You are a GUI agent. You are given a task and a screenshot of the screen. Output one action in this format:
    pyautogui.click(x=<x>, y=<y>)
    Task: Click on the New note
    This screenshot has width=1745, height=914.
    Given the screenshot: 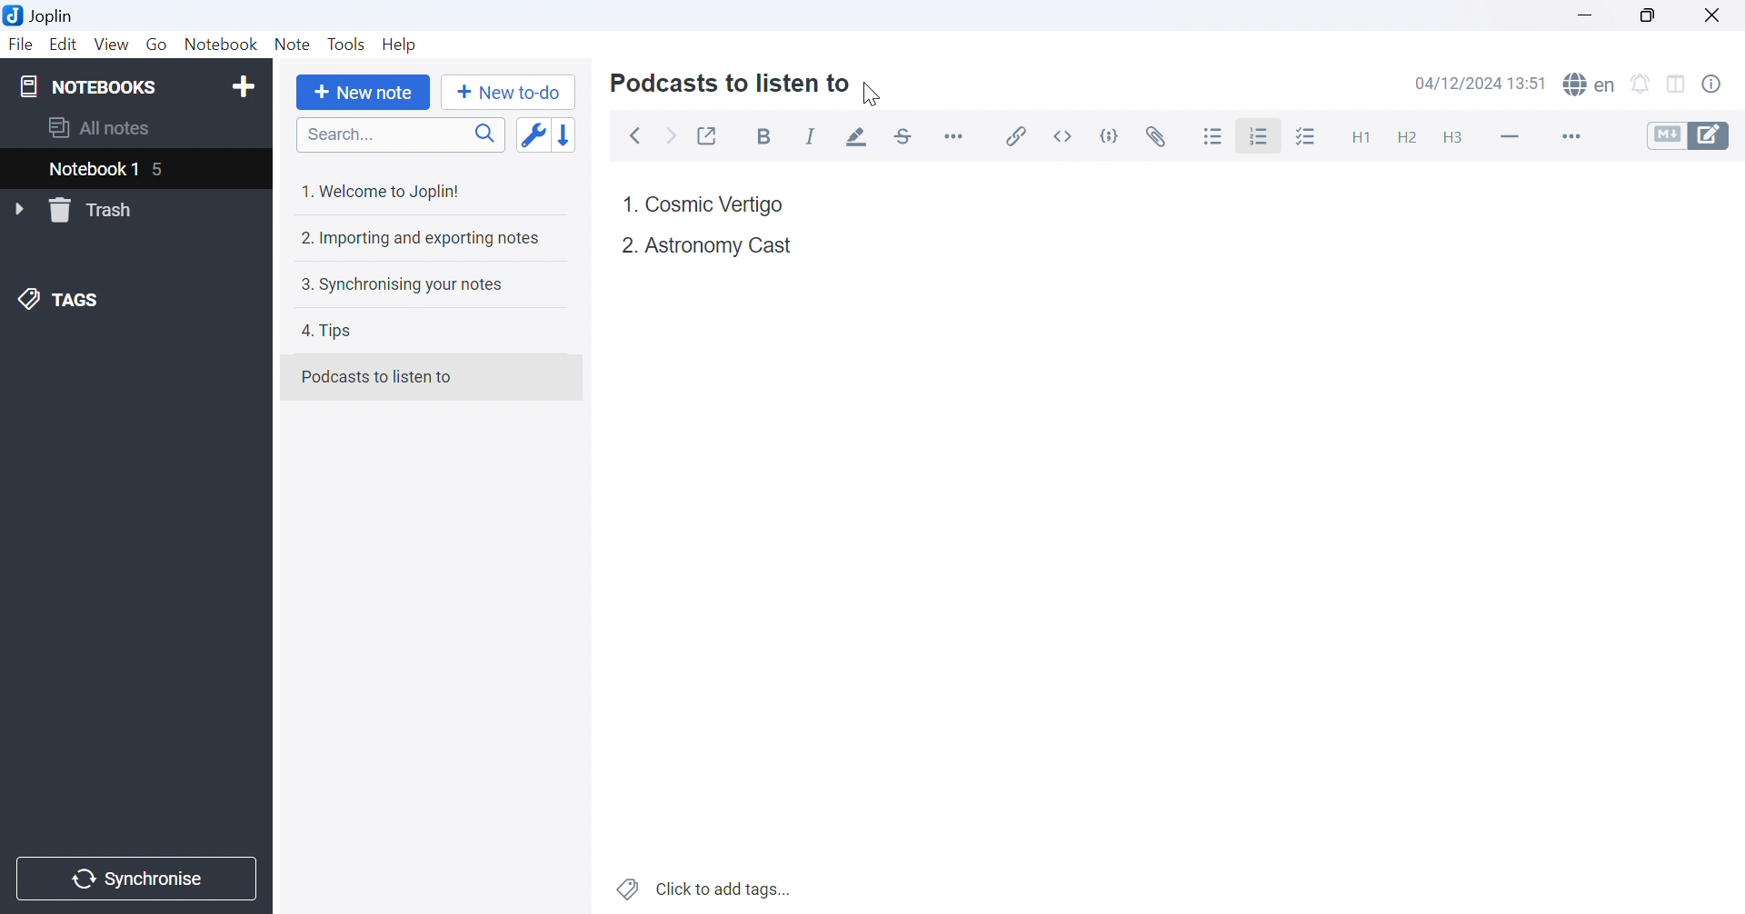 What is the action you would take?
    pyautogui.click(x=367, y=94)
    